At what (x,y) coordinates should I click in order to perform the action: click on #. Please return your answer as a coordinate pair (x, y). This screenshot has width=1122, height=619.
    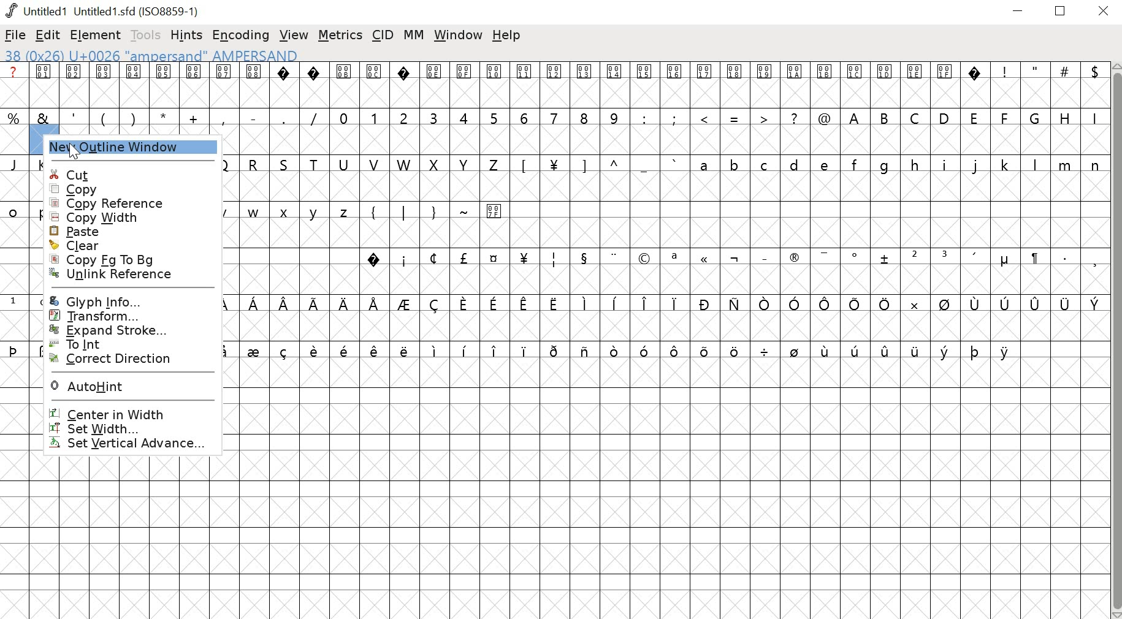
    Looking at the image, I should click on (1065, 86).